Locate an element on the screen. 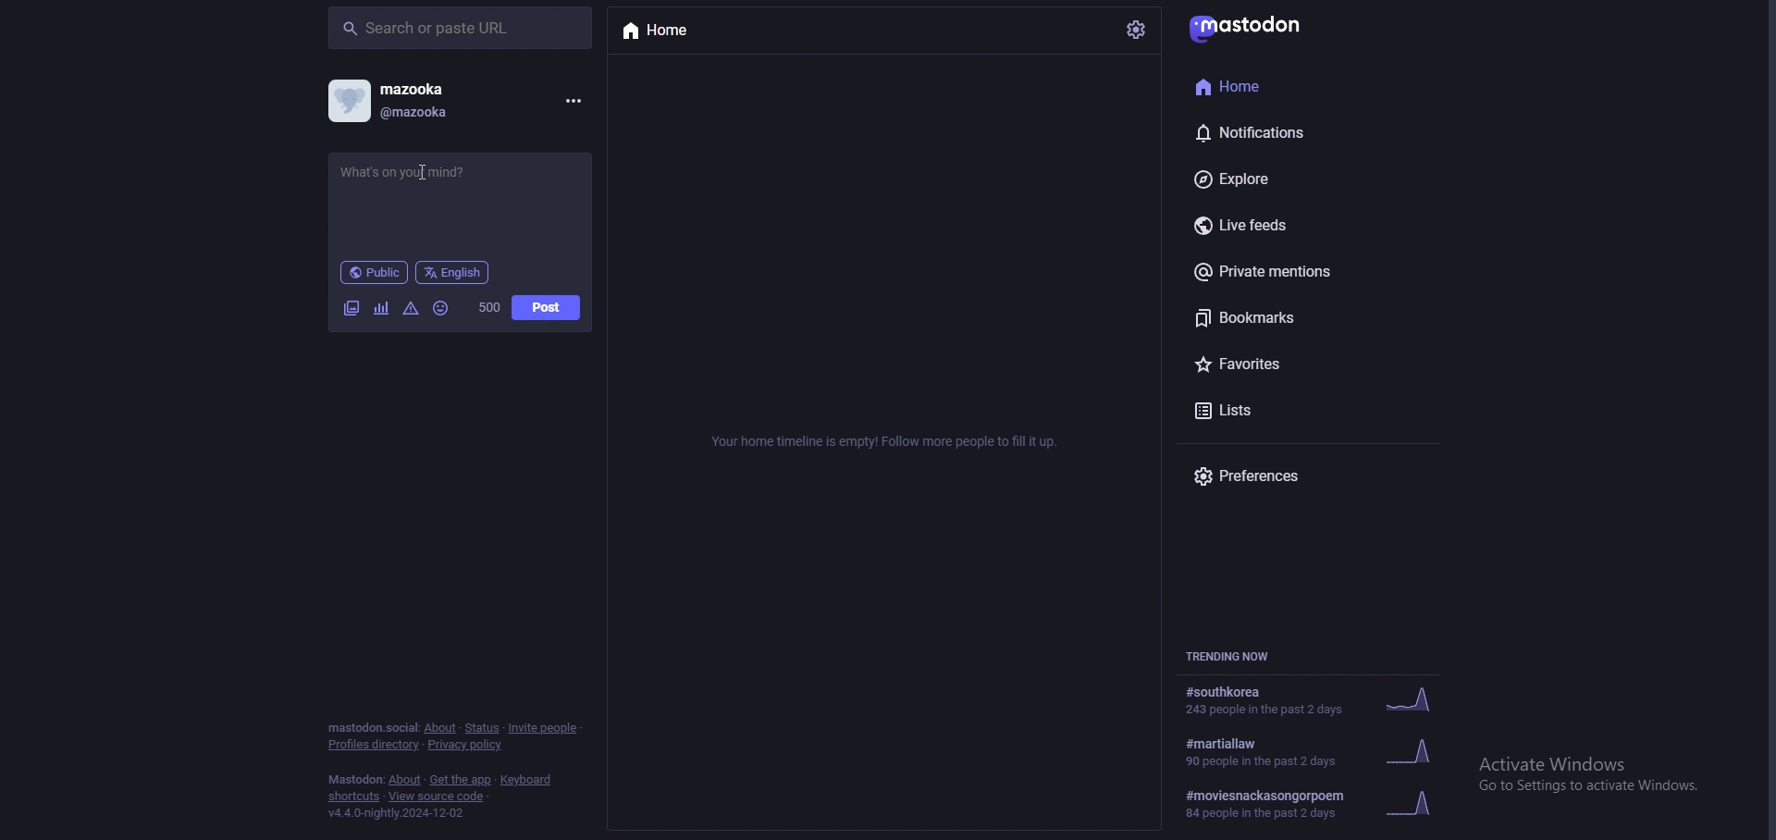  emoji is located at coordinates (441, 308).